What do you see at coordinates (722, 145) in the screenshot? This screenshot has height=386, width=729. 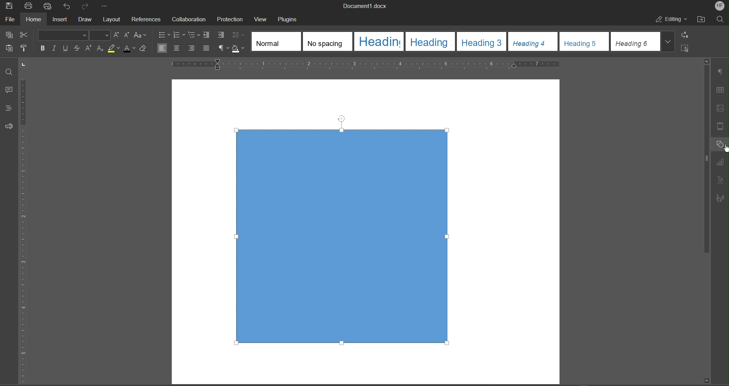 I see `Shape Settings` at bounding box center [722, 145].